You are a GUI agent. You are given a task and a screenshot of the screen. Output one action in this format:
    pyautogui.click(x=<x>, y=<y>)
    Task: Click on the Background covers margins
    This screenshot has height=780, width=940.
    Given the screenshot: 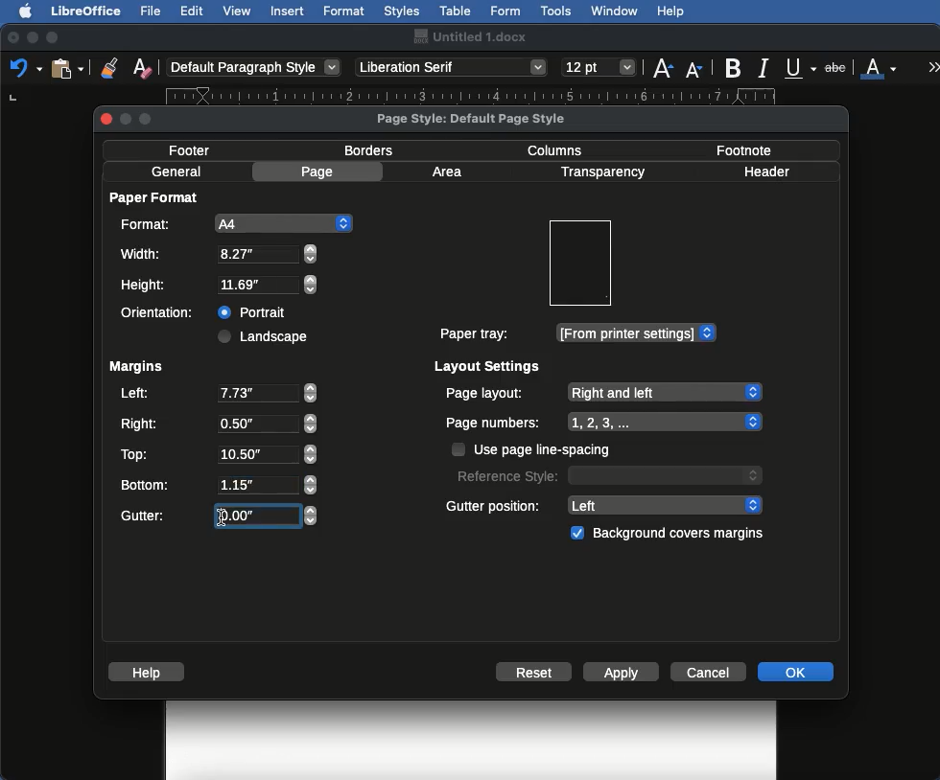 What is the action you would take?
    pyautogui.click(x=670, y=534)
    